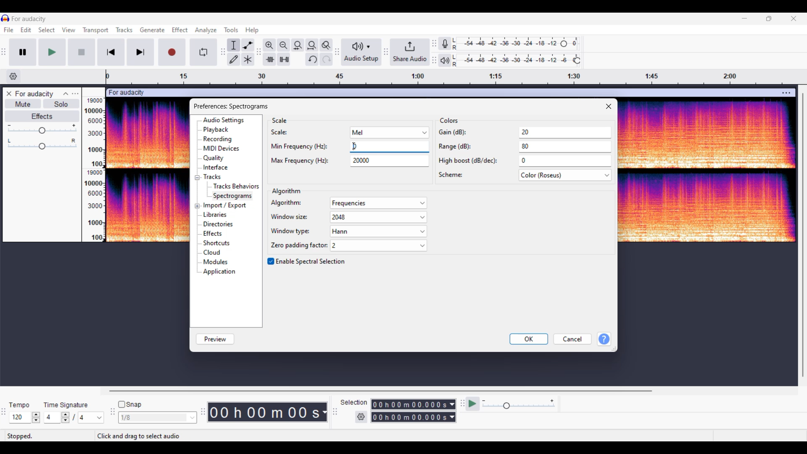  Describe the element at coordinates (604, 339) in the screenshot. I see `Get help` at that location.